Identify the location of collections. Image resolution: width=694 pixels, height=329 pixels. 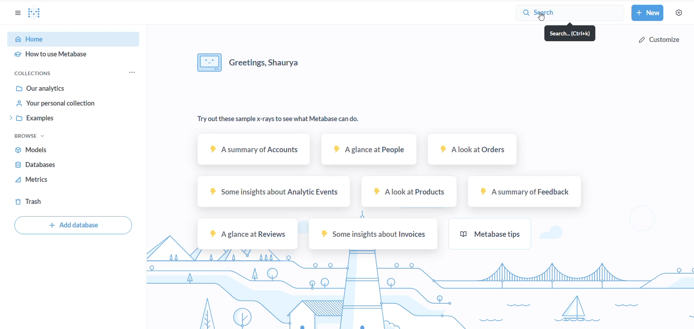
(39, 74).